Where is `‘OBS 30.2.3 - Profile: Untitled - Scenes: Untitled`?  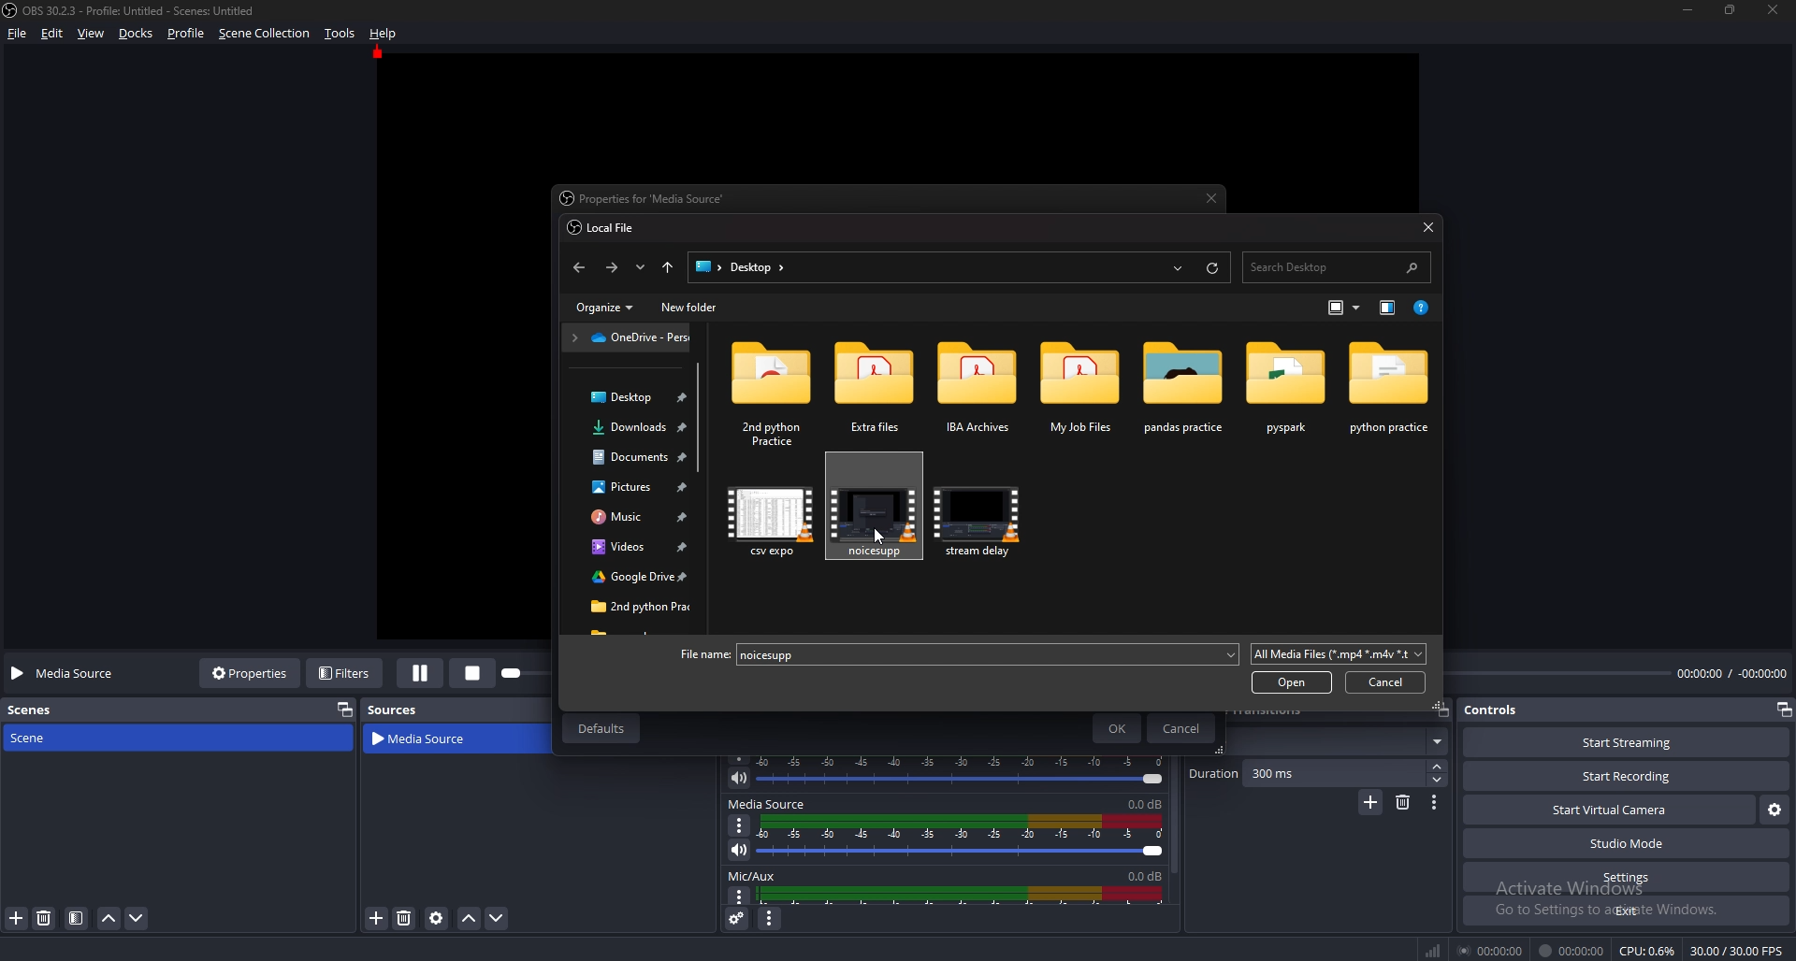 ‘OBS 30.2.3 - Profile: Untitled - Scenes: Untitled is located at coordinates (142, 10).